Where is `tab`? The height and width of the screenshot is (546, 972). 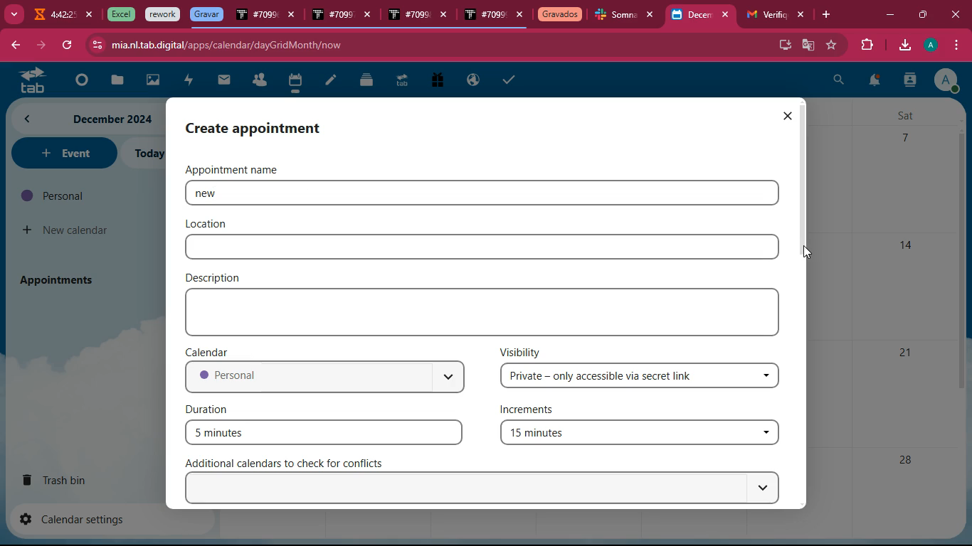
tab is located at coordinates (764, 15).